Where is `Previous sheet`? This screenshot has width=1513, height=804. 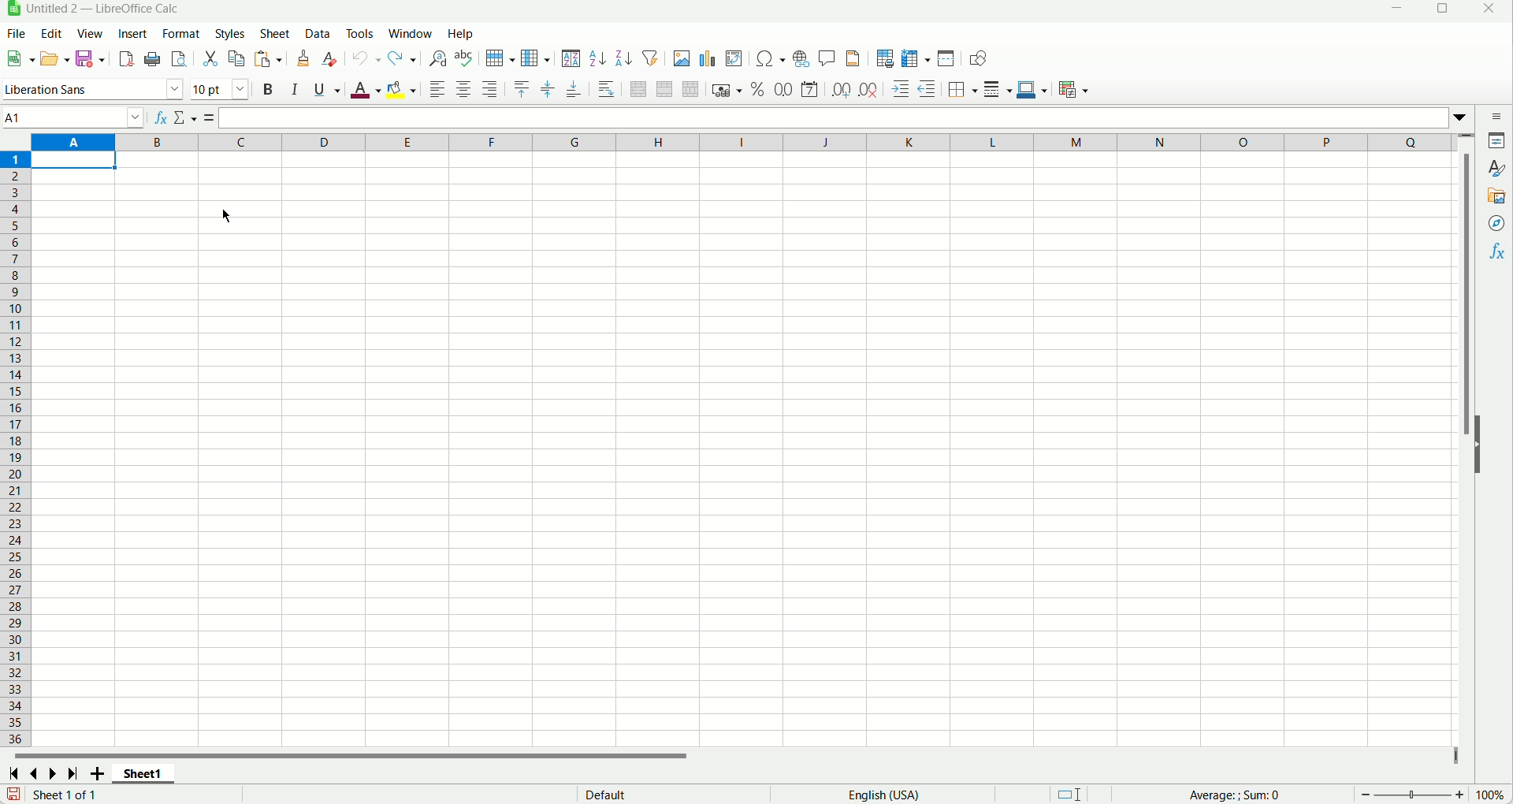 Previous sheet is located at coordinates (36, 773).